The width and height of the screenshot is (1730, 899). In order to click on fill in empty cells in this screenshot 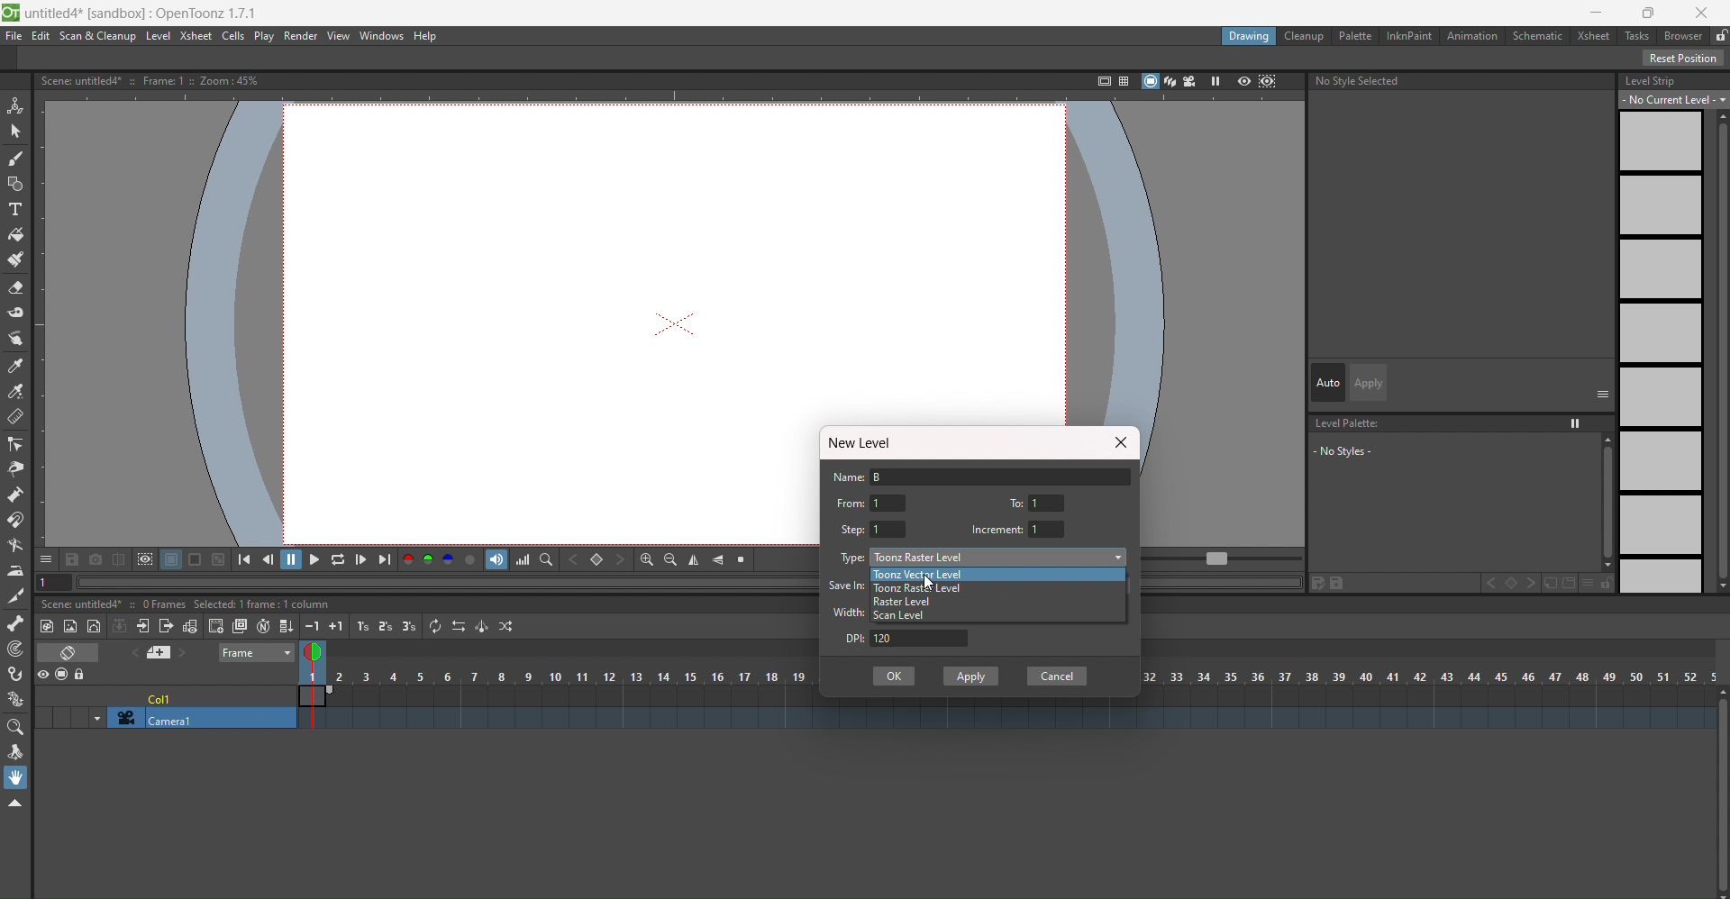, I will do `click(286, 624)`.